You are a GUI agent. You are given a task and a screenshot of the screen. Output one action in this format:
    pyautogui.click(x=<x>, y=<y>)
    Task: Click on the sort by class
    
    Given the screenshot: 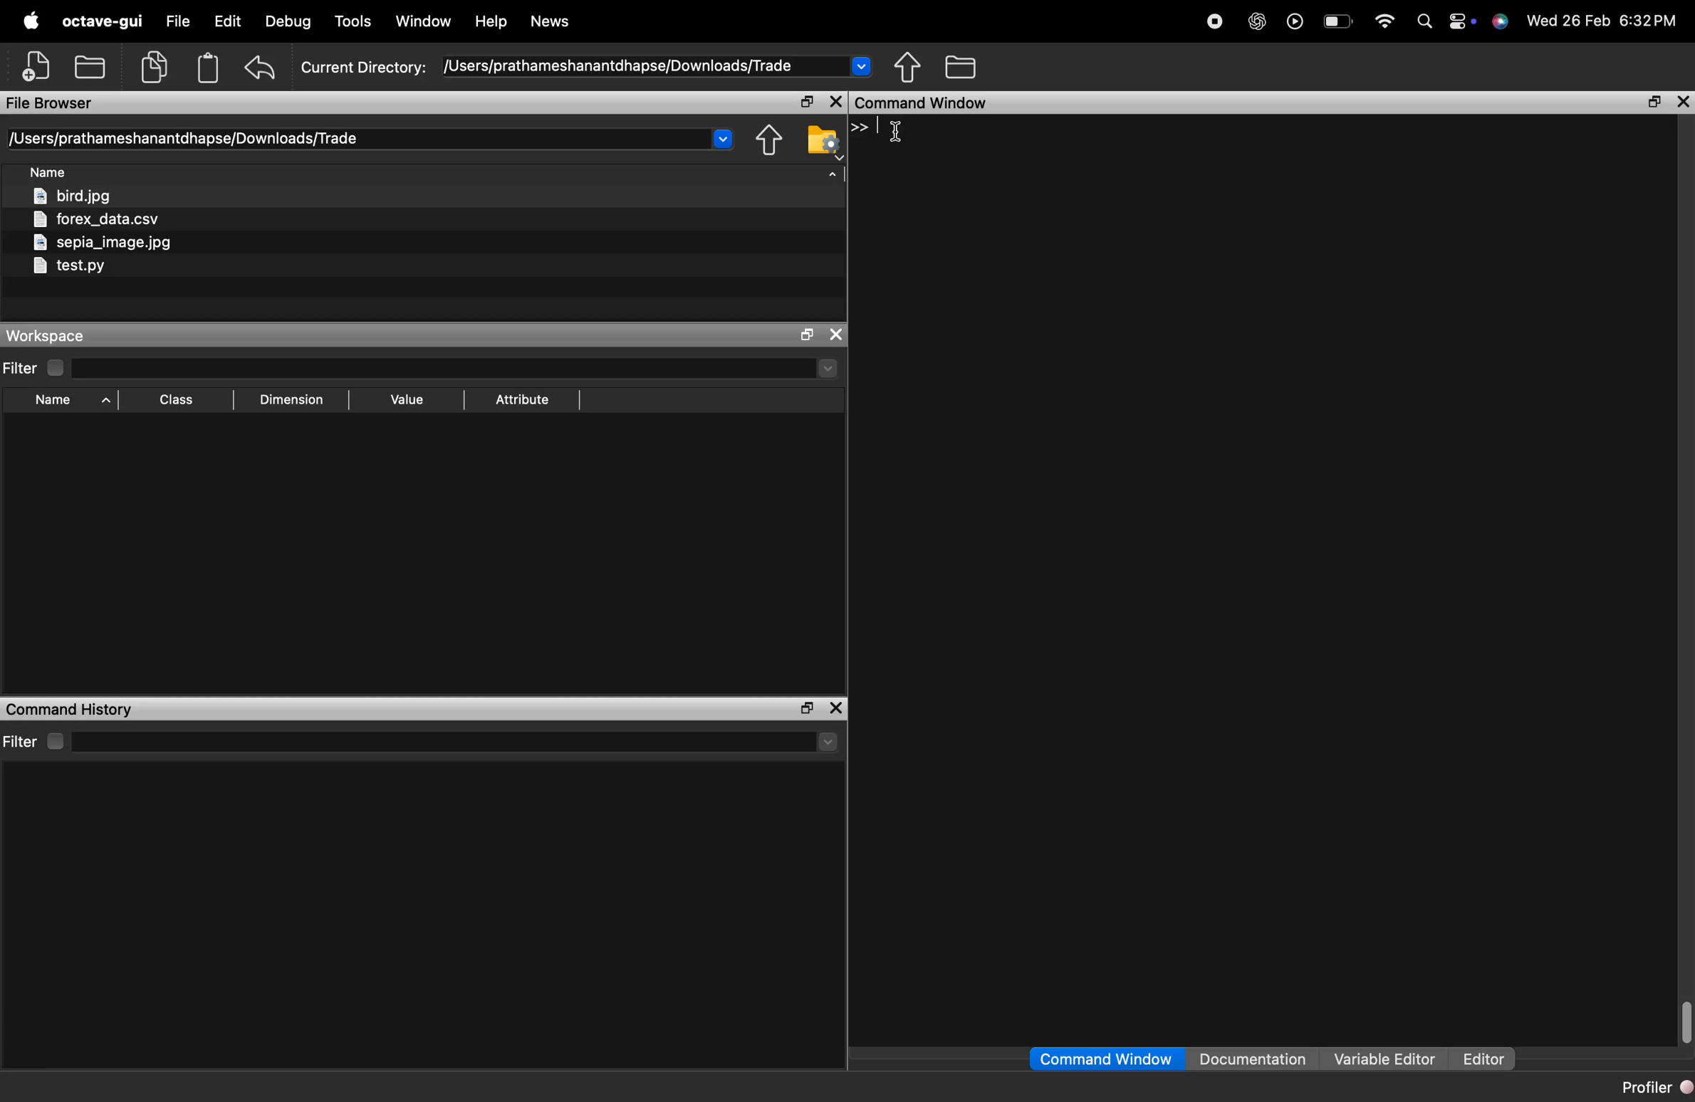 What is the action you would take?
    pyautogui.click(x=179, y=399)
    